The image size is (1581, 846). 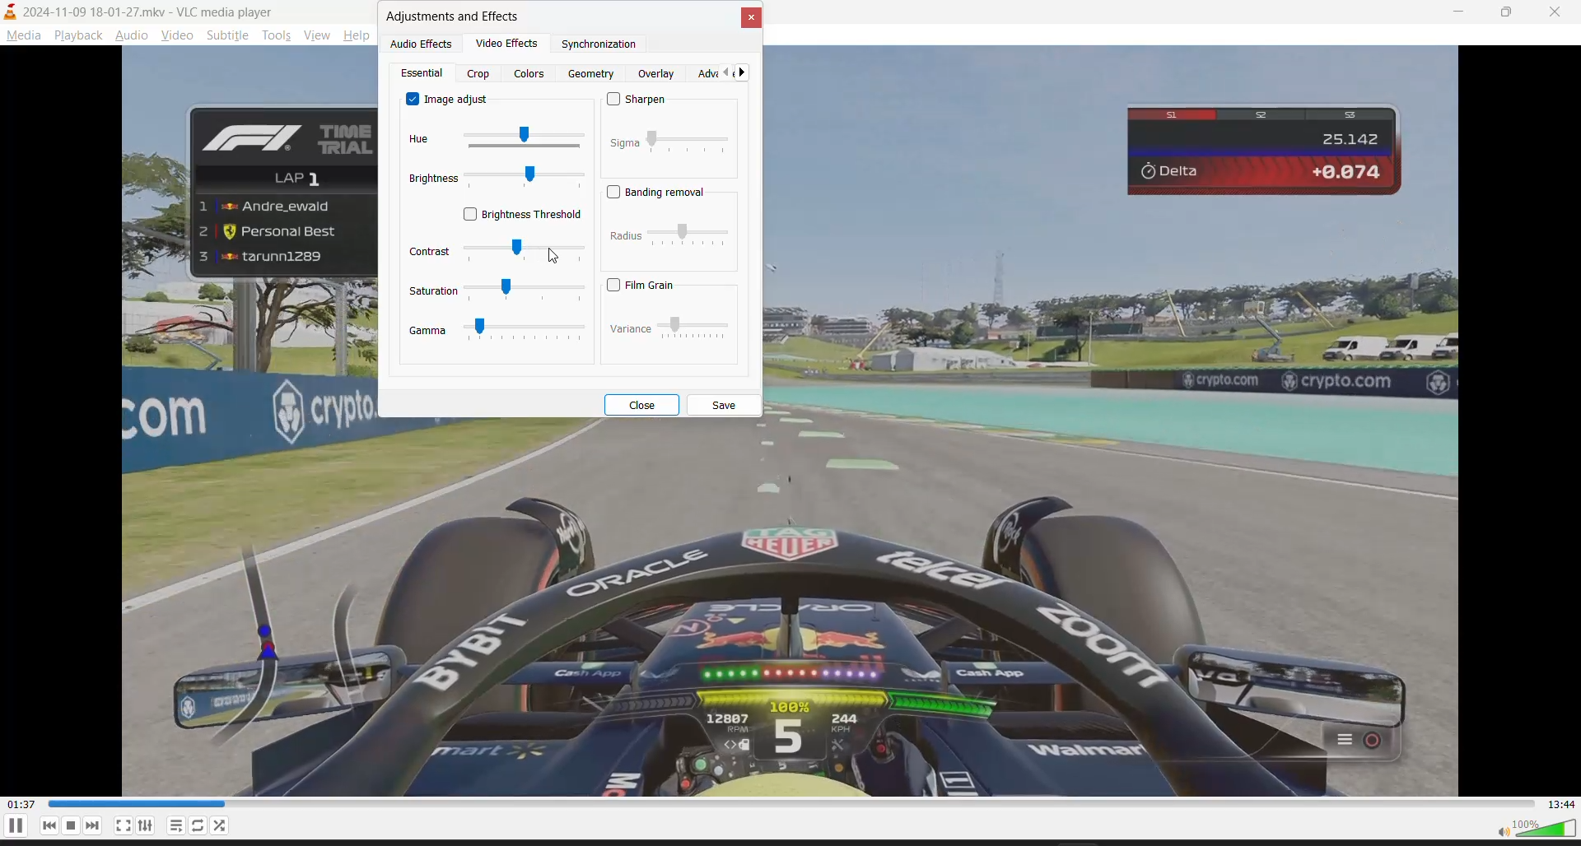 What do you see at coordinates (496, 137) in the screenshot?
I see `hue` at bounding box center [496, 137].